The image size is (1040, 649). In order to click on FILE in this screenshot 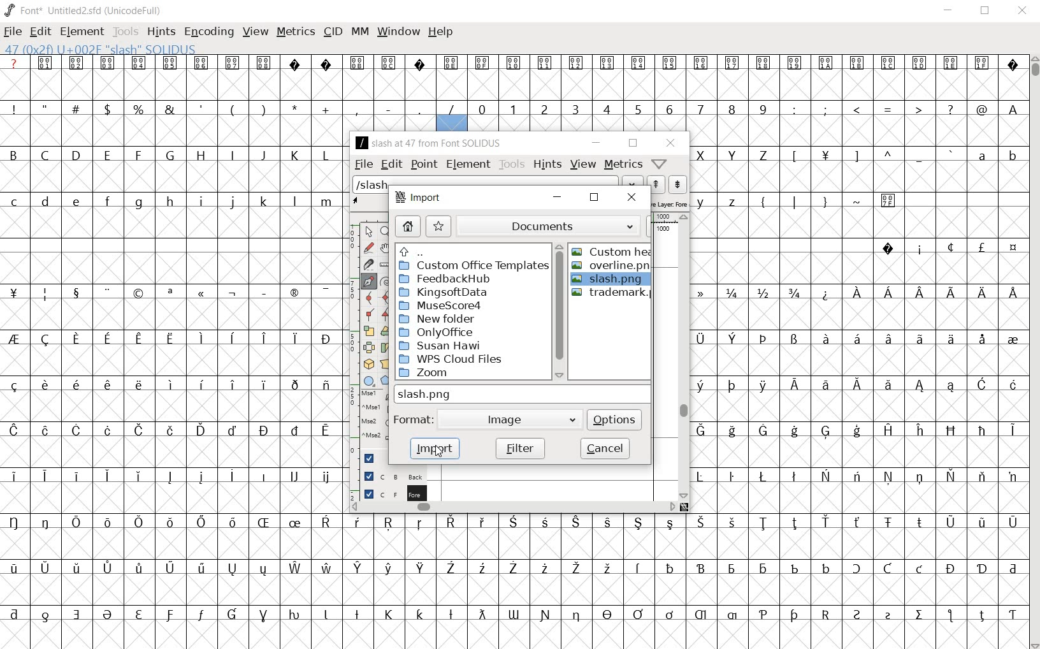, I will do `click(14, 32)`.